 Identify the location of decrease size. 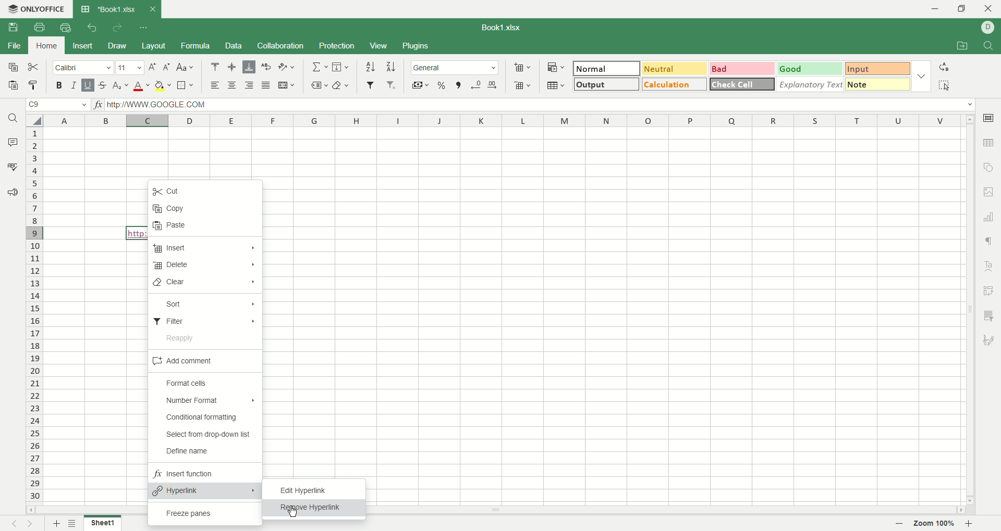
(168, 68).